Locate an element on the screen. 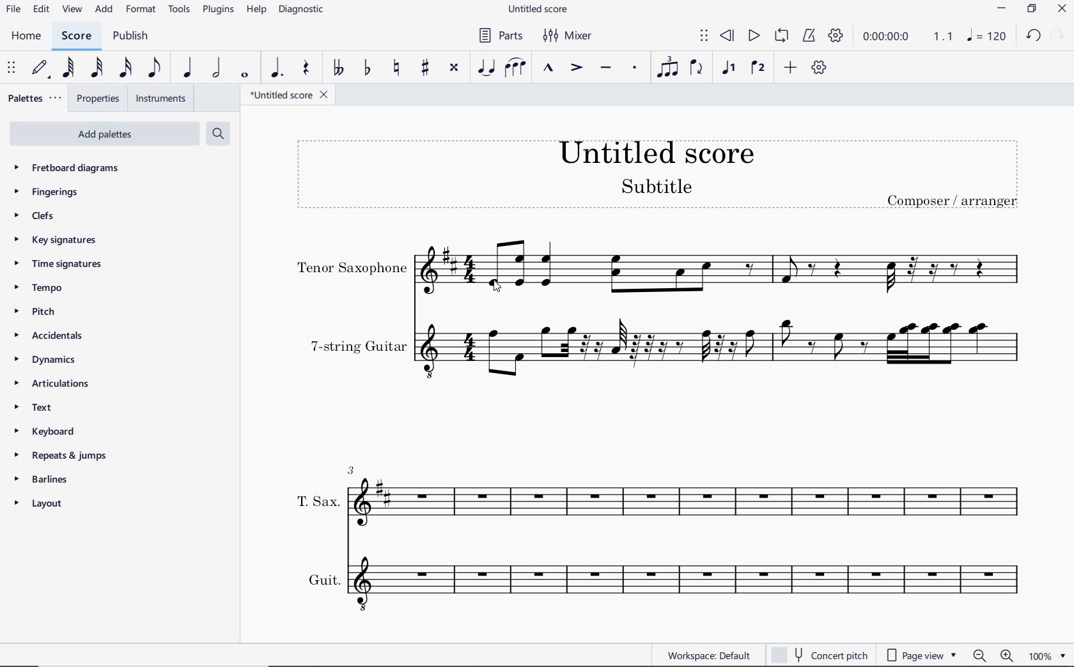 The image size is (1074, 667). SELECT TO MOVE is located at coordinates (704, 34).